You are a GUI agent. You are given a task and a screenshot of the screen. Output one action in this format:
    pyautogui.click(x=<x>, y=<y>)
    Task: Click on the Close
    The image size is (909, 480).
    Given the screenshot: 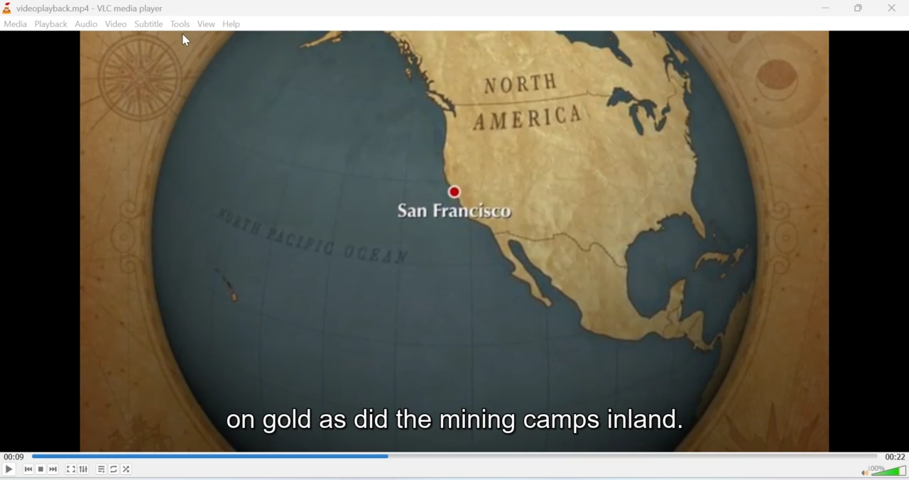 What is the action you would take?
    pyautogui.click(x=896, y=7)
    